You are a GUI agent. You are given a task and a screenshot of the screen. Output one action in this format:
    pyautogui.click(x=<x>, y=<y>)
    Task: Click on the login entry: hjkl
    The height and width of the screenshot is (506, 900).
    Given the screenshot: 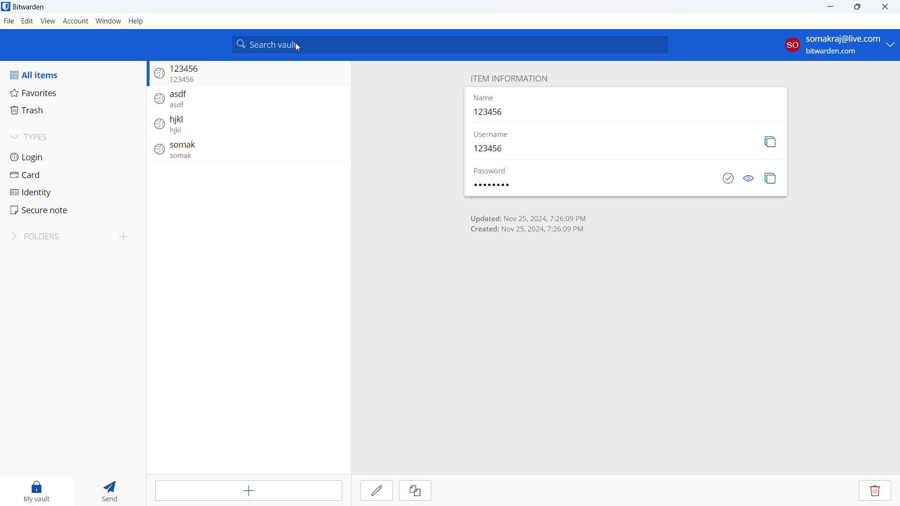 What is the action you would take?
    pyautogui.click(x=245, y=126)
    